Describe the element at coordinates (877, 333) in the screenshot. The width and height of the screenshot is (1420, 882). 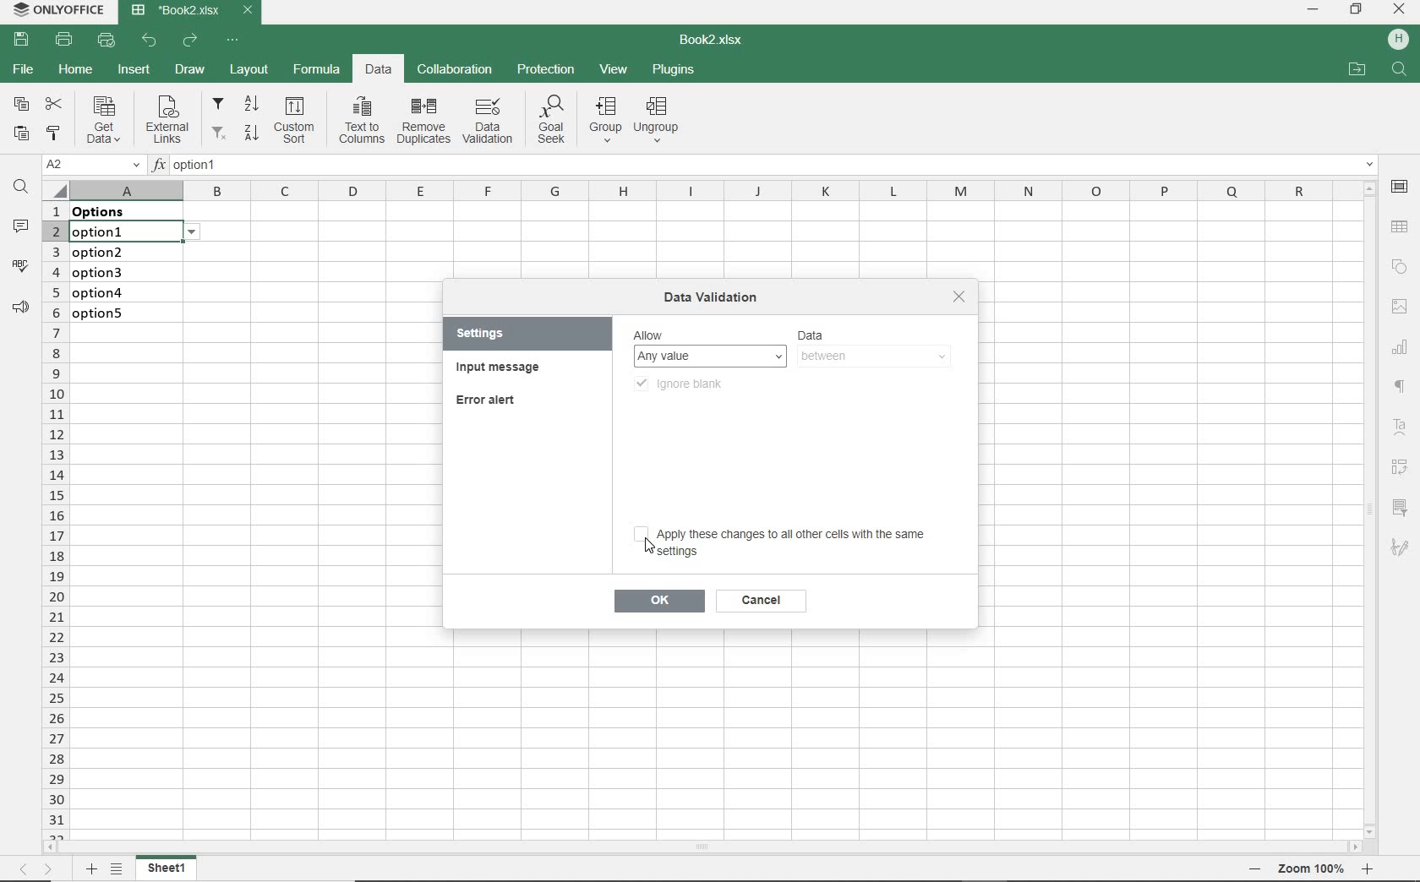
I see `DATA` at that location.